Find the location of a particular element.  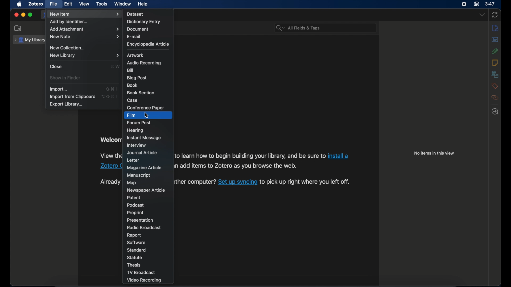

bill is located at coordinates (130, 70).